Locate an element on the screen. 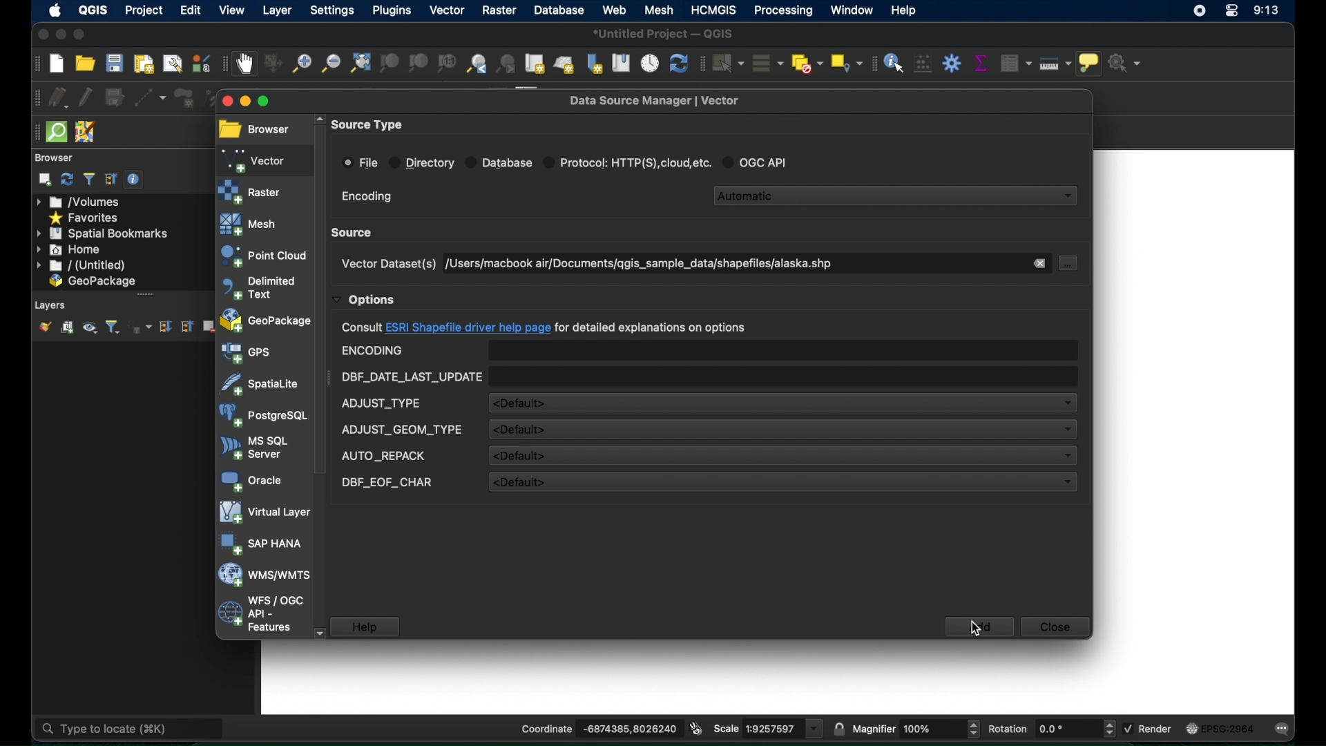 The height and width of the screenshot is (746, 1326). pan map to selection is located at coordinates (273, 64).